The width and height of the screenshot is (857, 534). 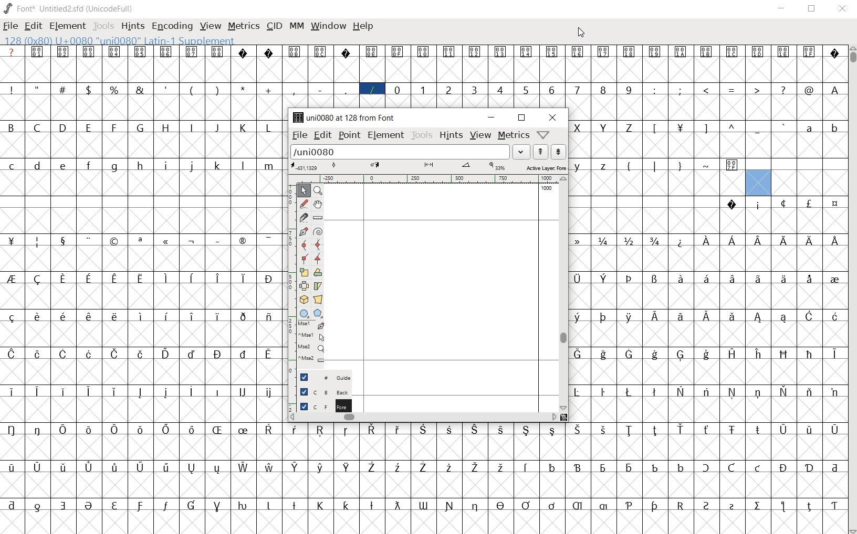 What do you see at coordinates (577, 354) in the screenshot?
I see `glyph` at bounding box center [577, 354].